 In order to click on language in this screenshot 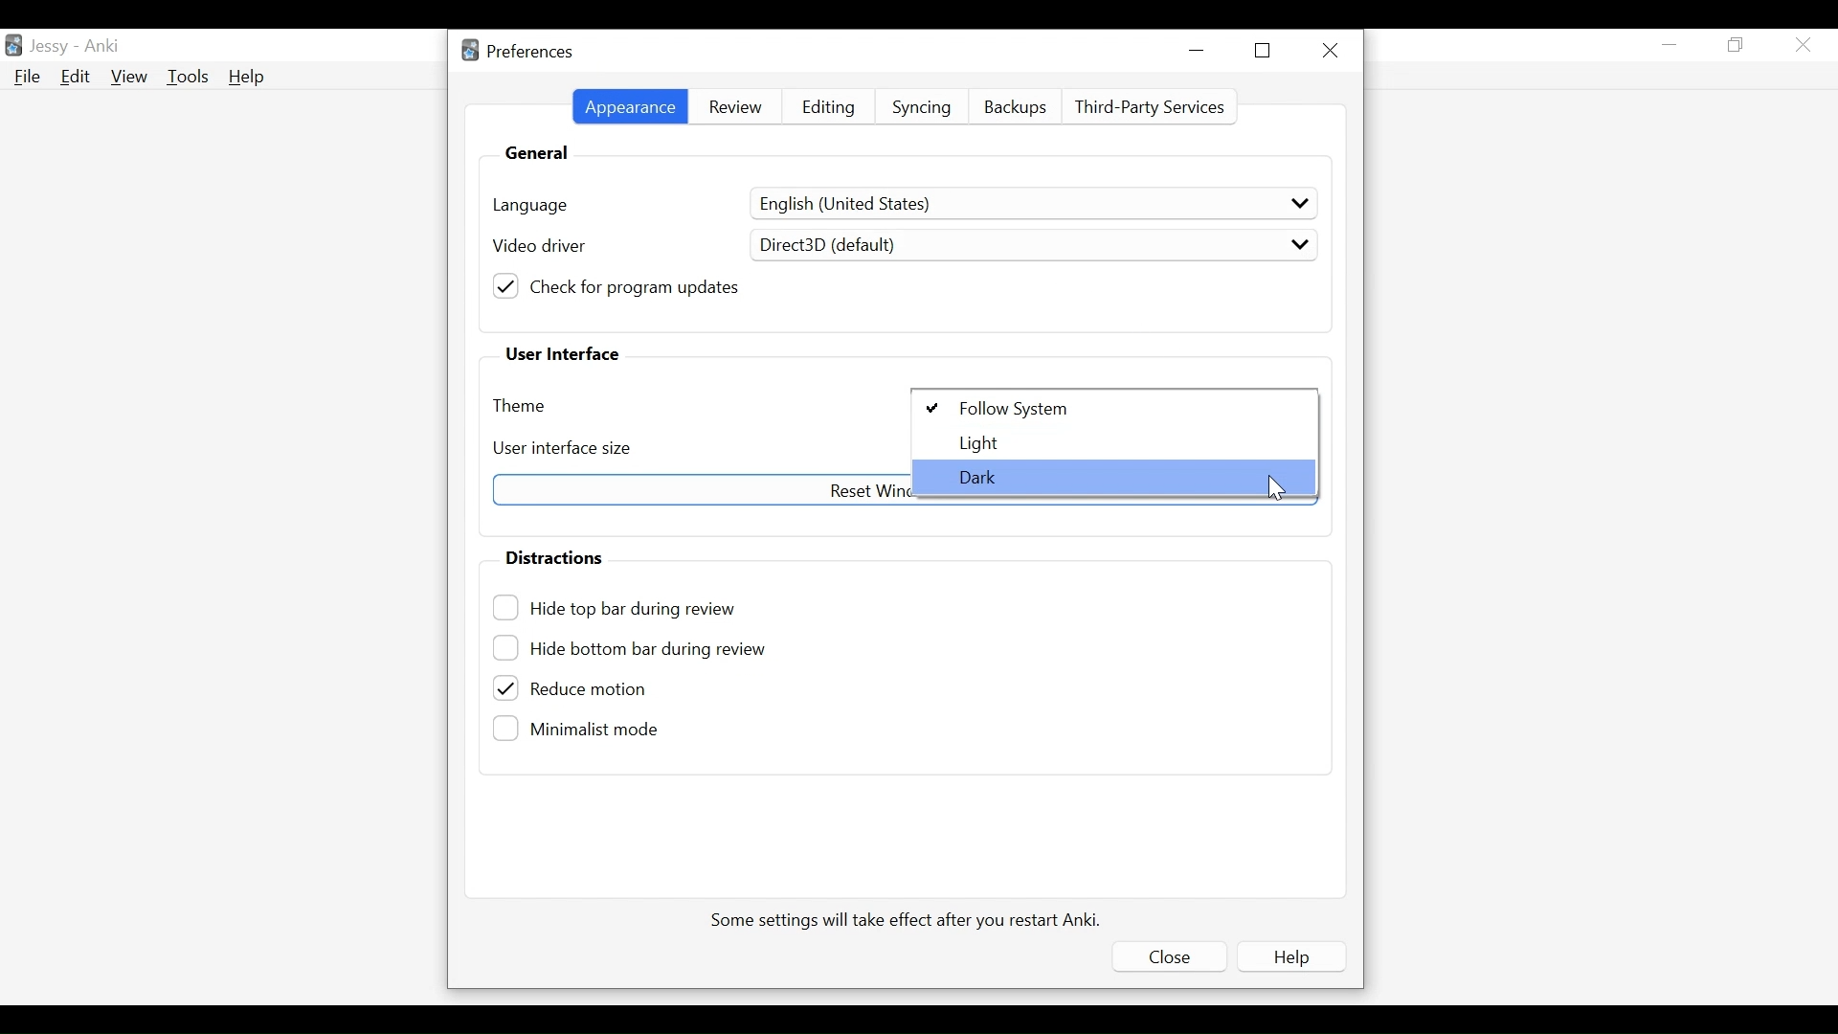, I will do `click(531, 204)`.